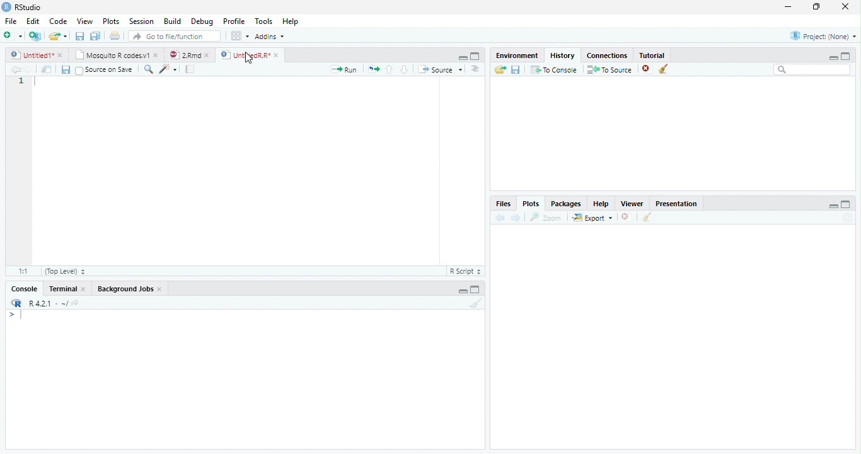  Describe the element at coordinates (141, 21) in the screenshot. I see `Session` at that location.